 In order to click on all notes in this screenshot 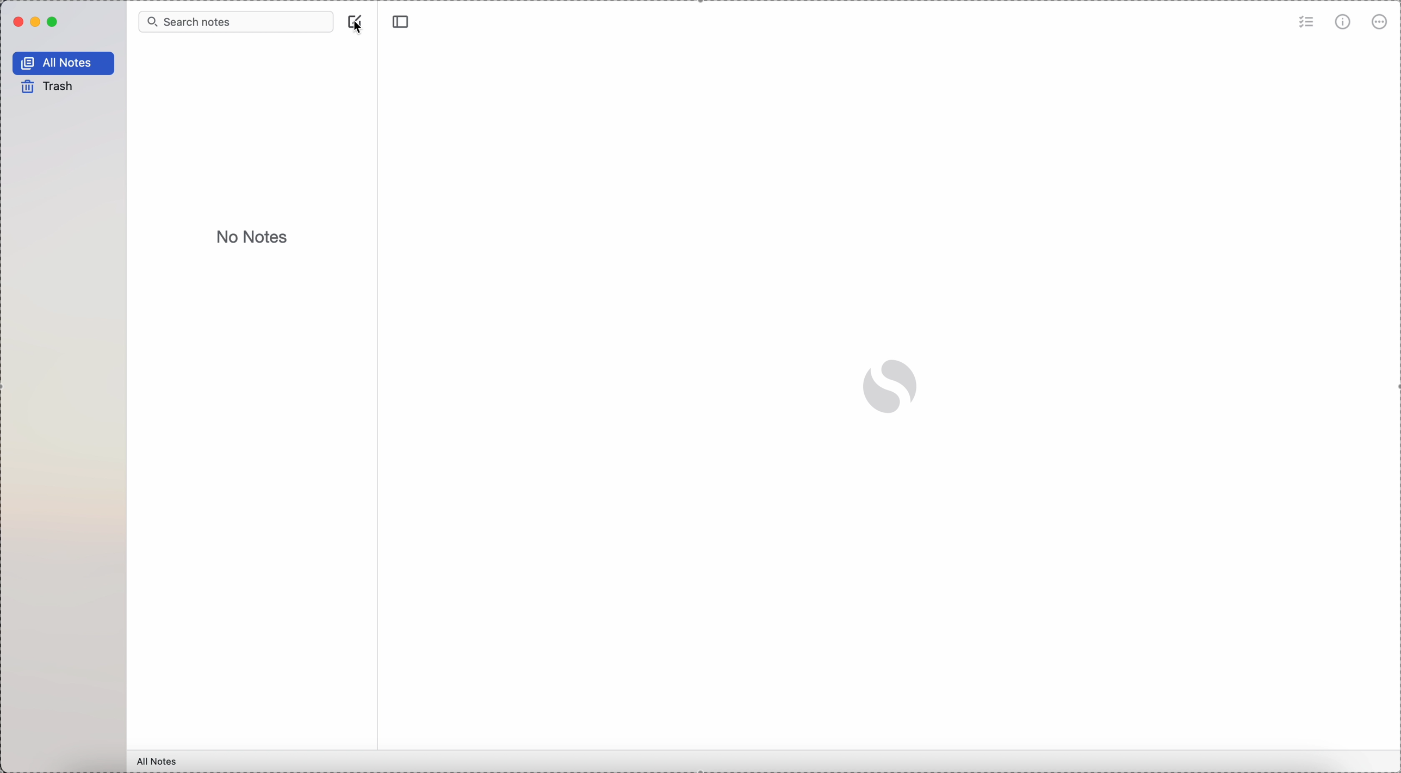, I will do `click(64, 61)`.